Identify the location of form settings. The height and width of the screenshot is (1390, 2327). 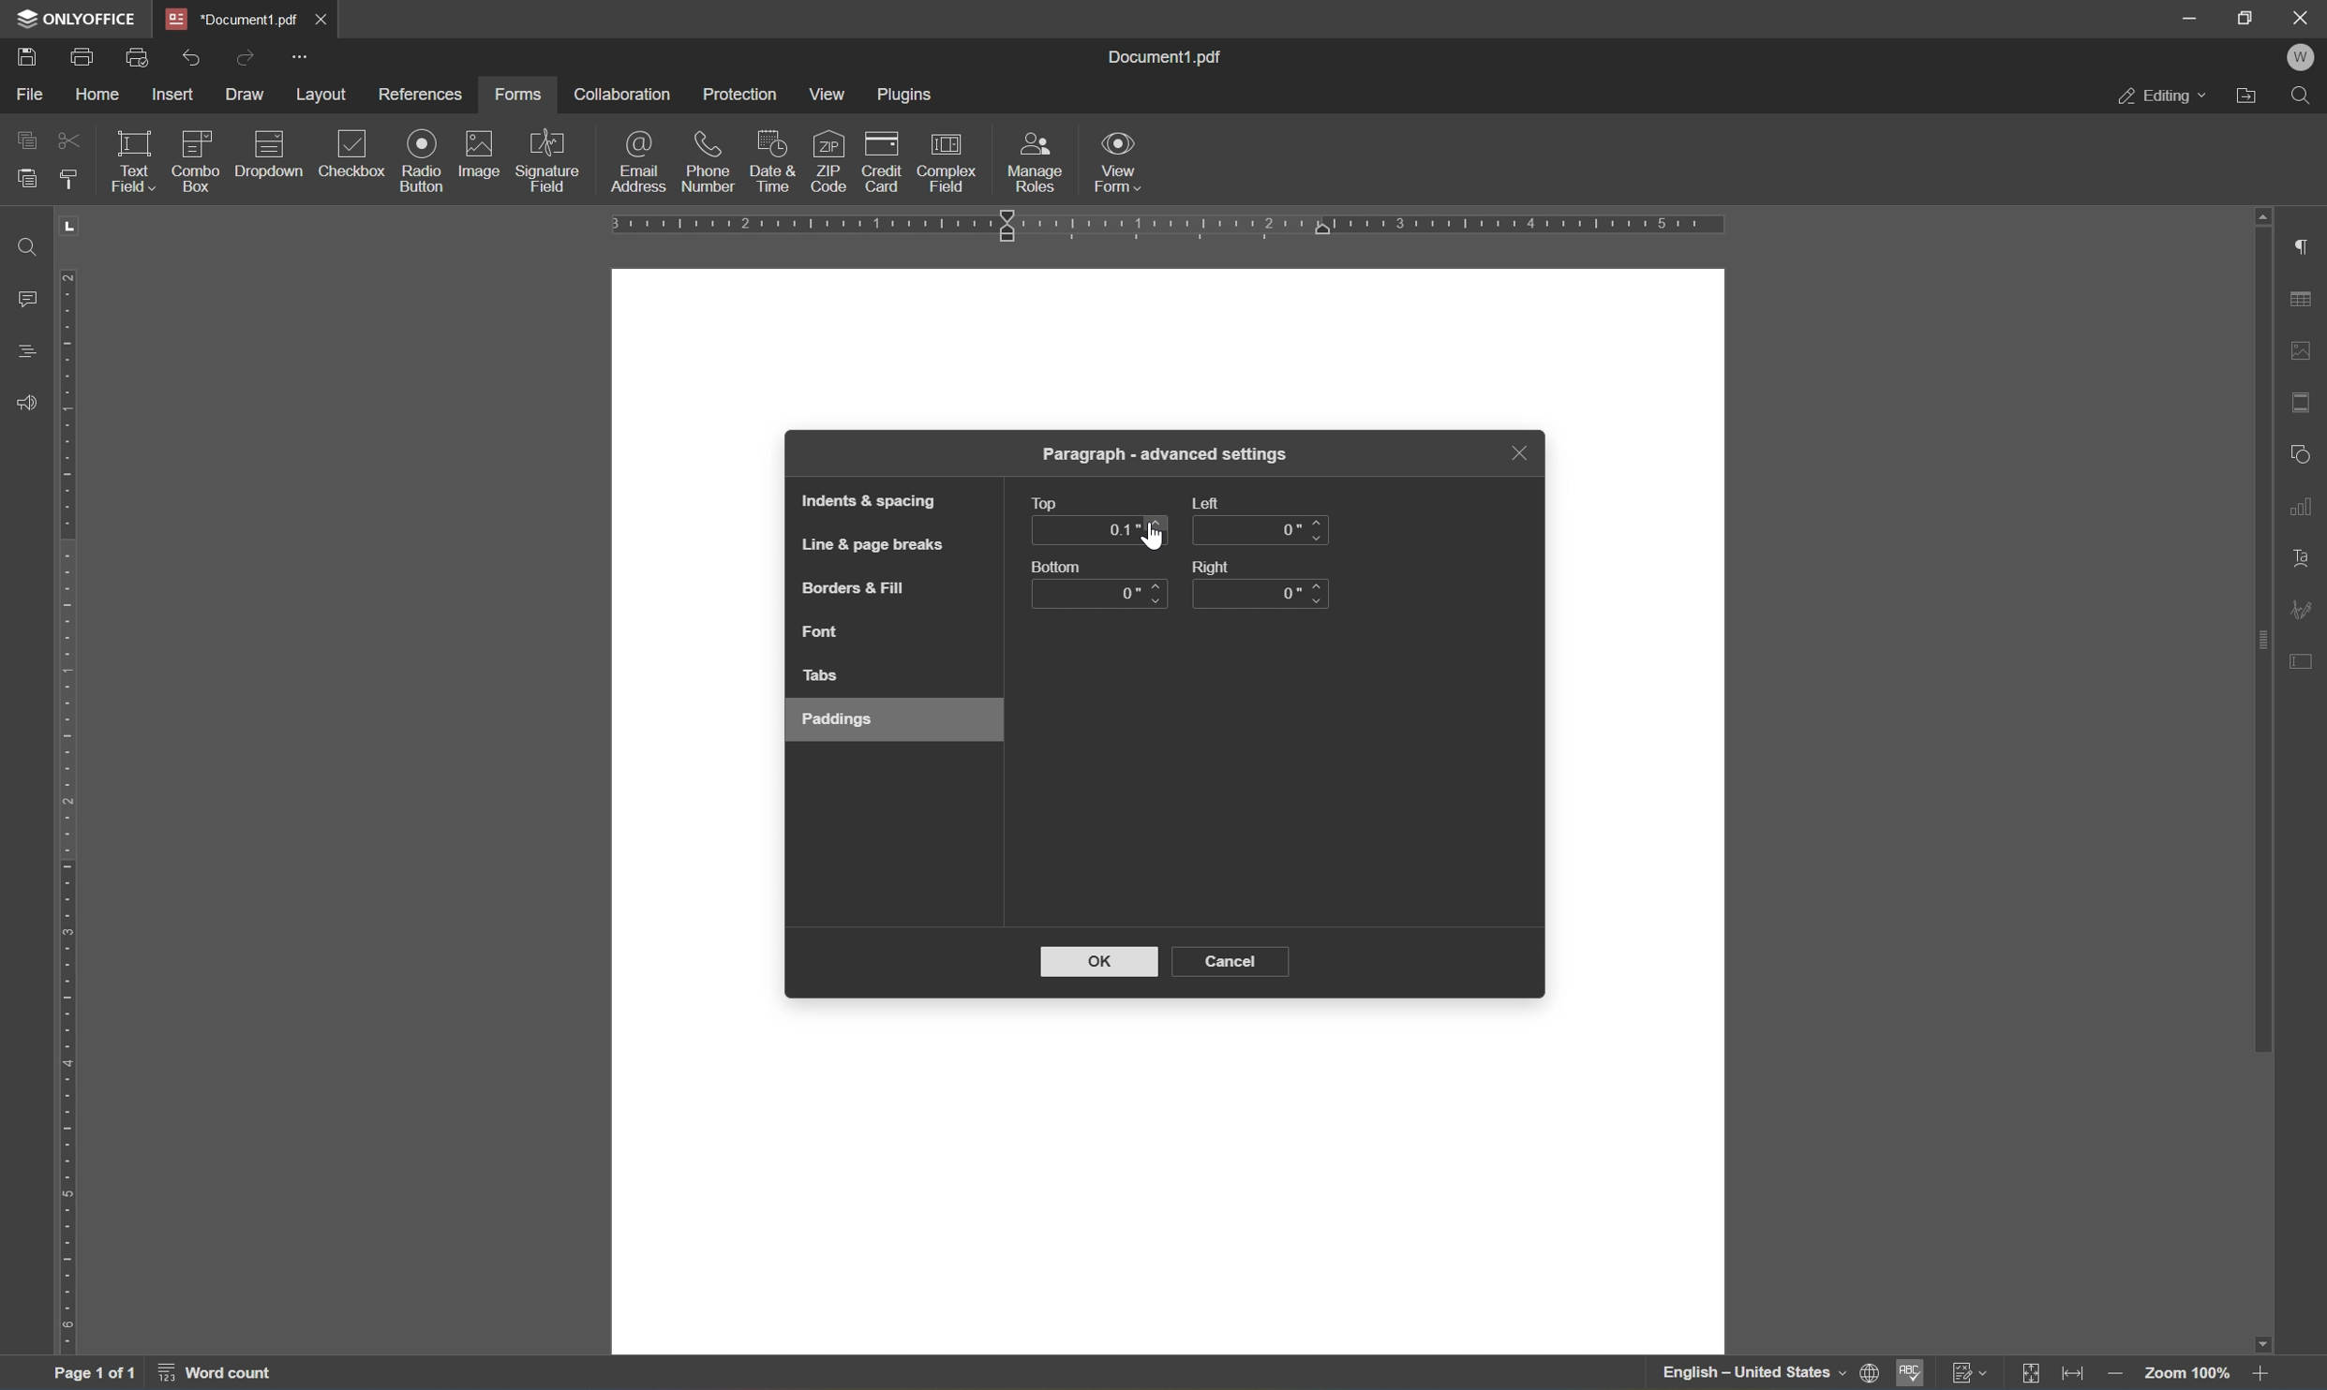
(2306, 659).